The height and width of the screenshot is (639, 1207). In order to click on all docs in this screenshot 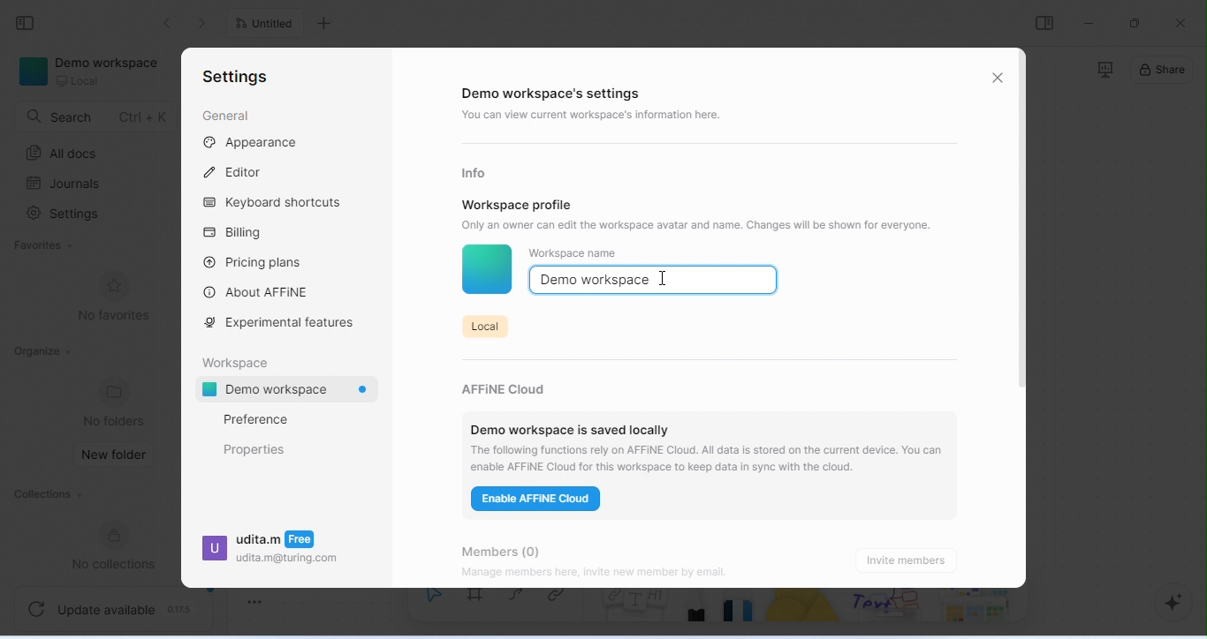, I will do `click(66, 154)`.